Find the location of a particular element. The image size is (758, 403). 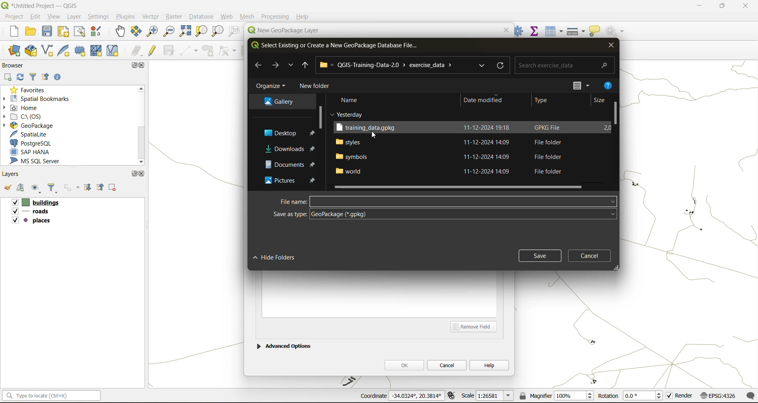

expand all is located at coordinates (89, 188).